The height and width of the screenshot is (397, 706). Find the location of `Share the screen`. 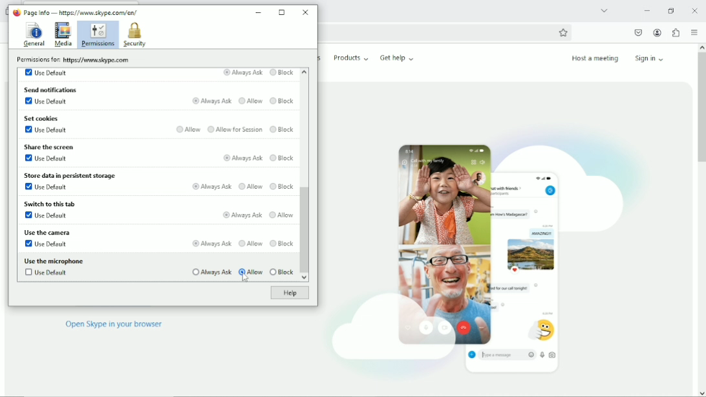

Share the screen is located at coordinates (50, 145).